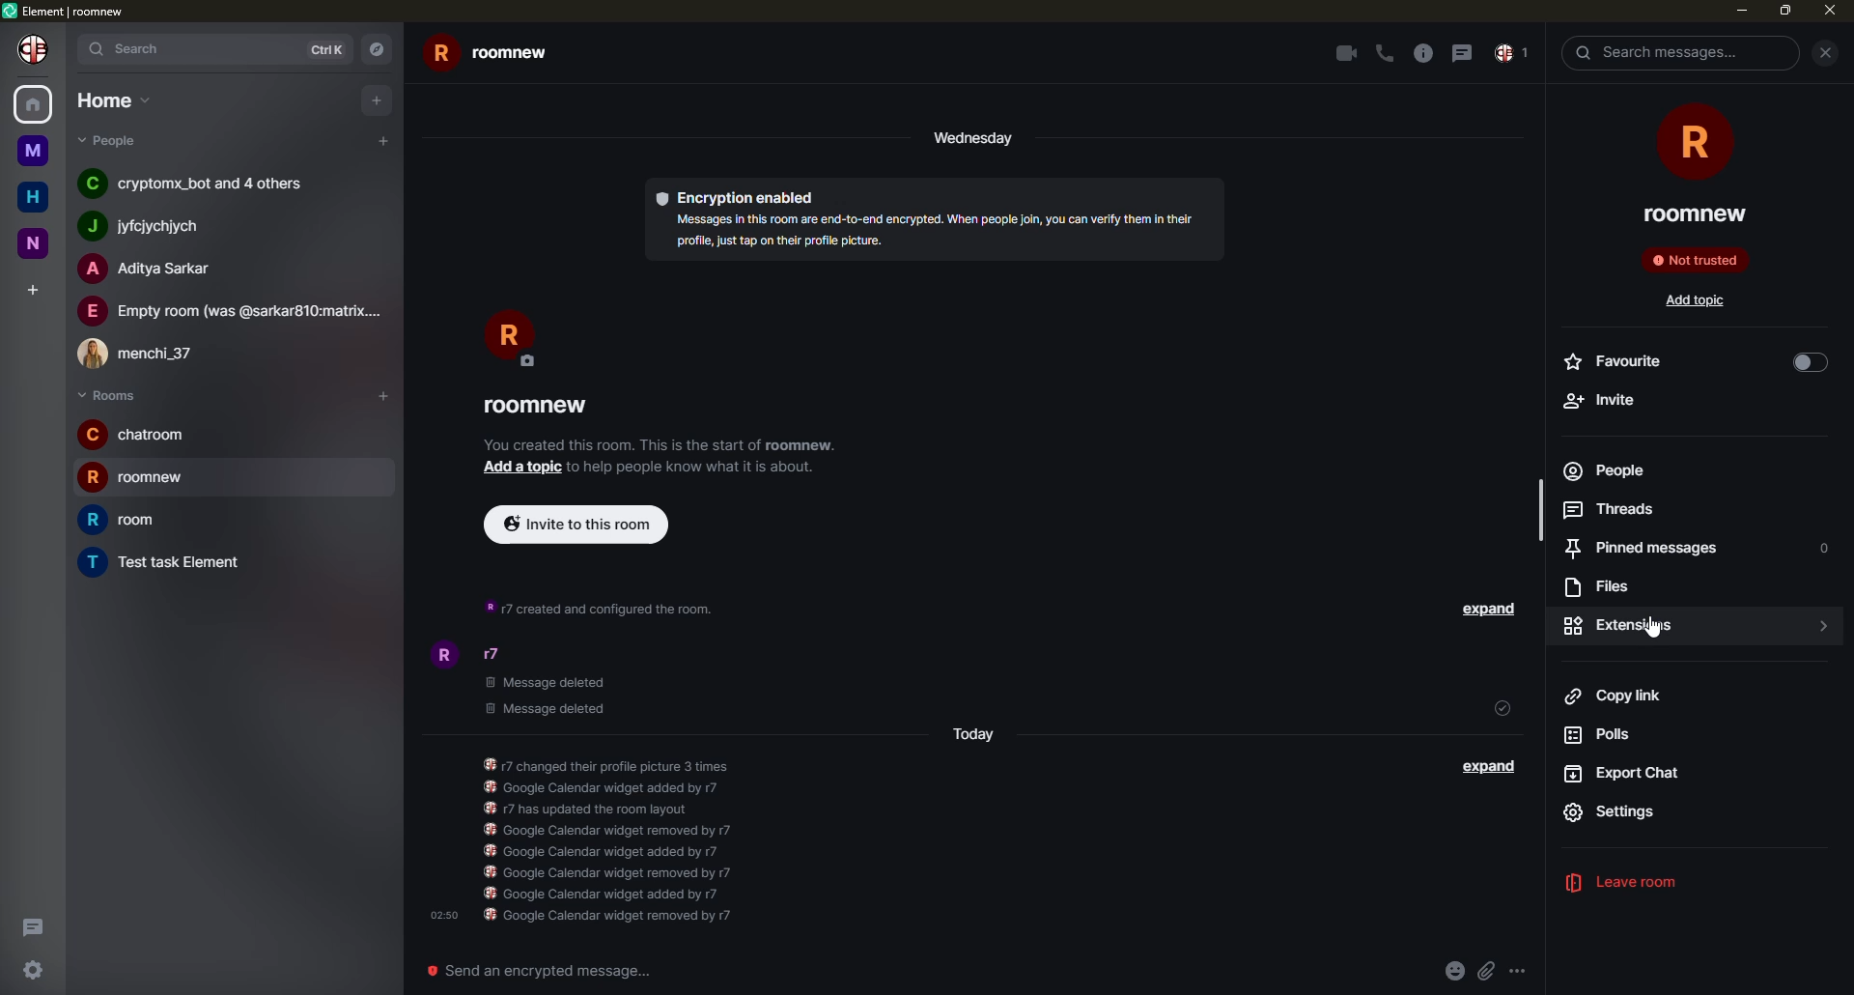  Describe the element at coordinates (327, 48) in the screenshot. I see `ctrlK` at that location.